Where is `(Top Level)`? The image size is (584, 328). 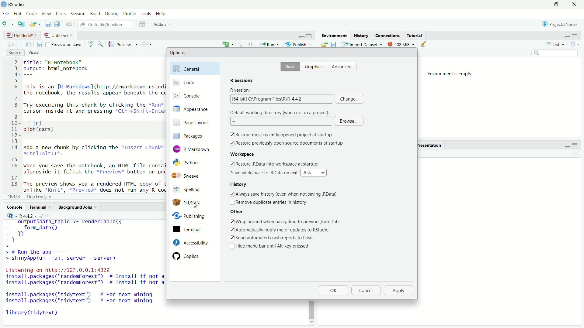
(Top Level) is located at coordinates (40, 196).